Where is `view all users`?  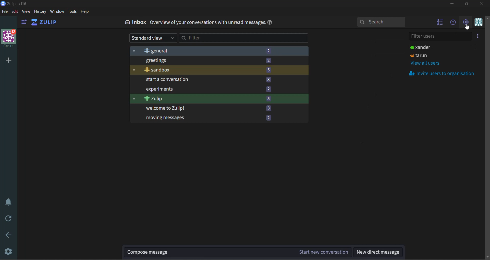 view all users is located at coordinates (427, 63).